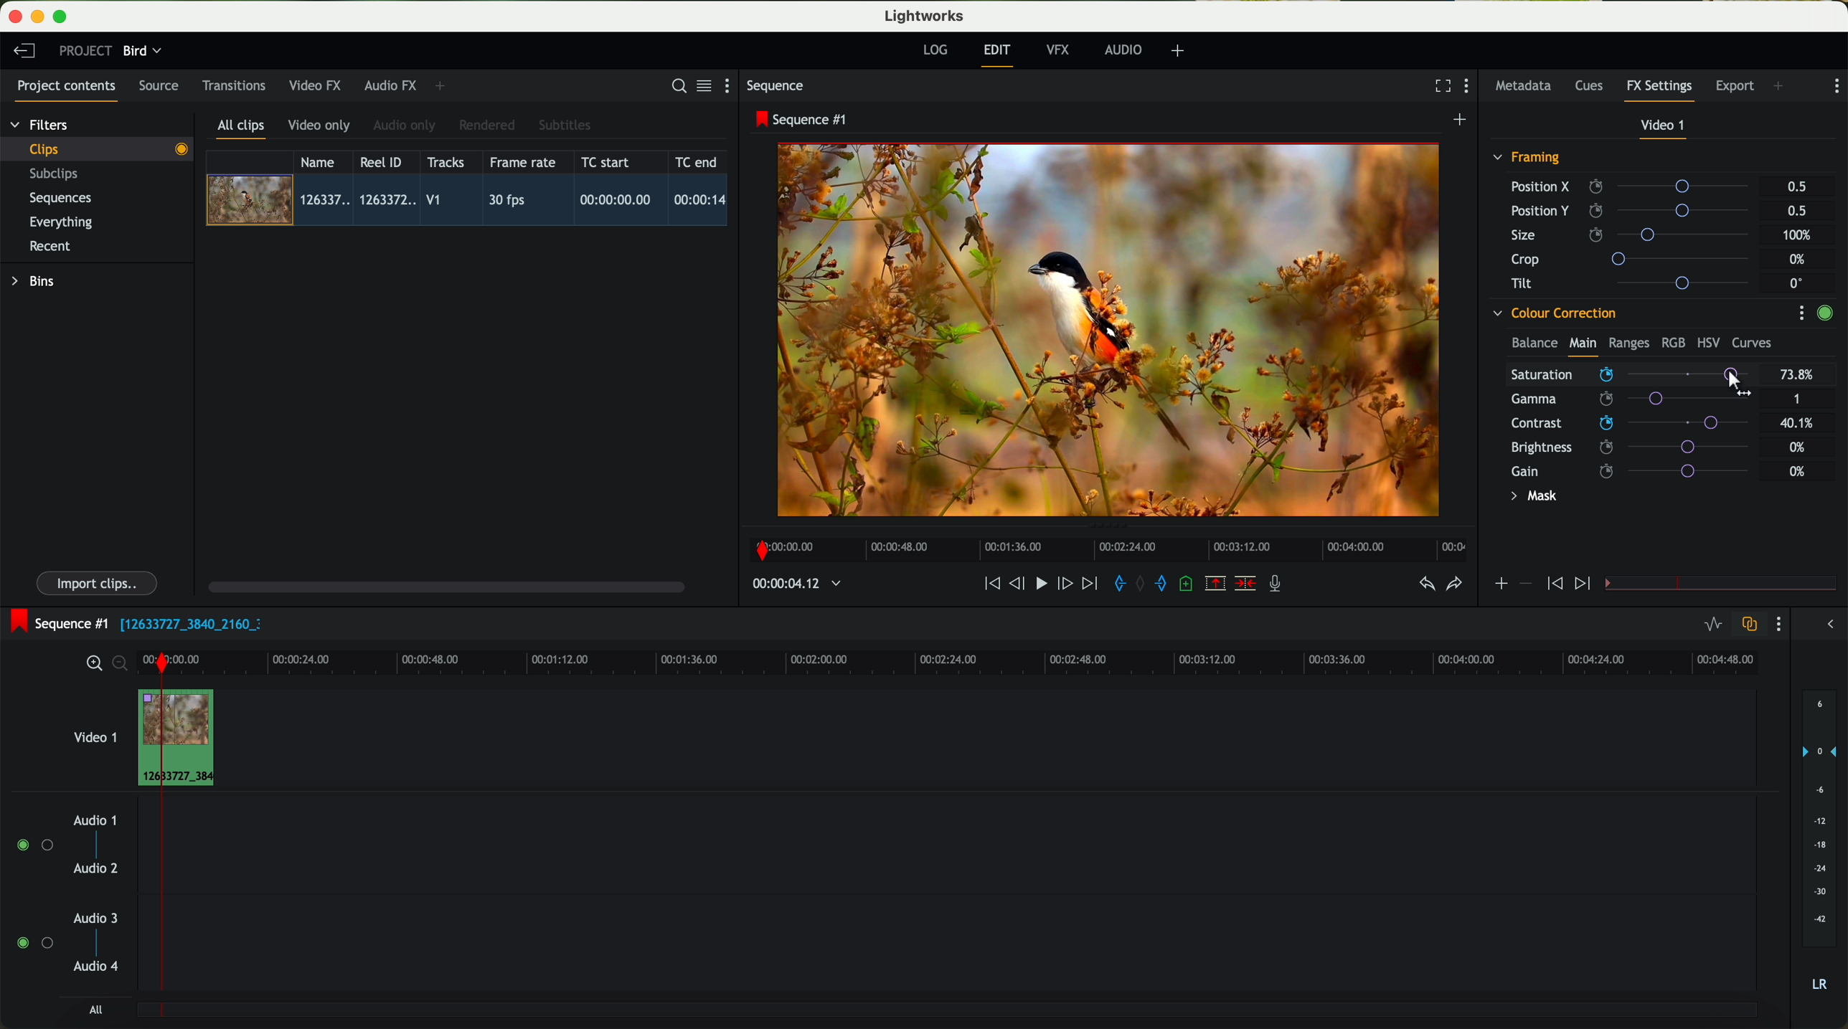 This screenshot has height=1029, width=1848. What do you see at coordinates (1425, 584) in the screenshot?
I see `undo` at bounding box center [1425, 584].